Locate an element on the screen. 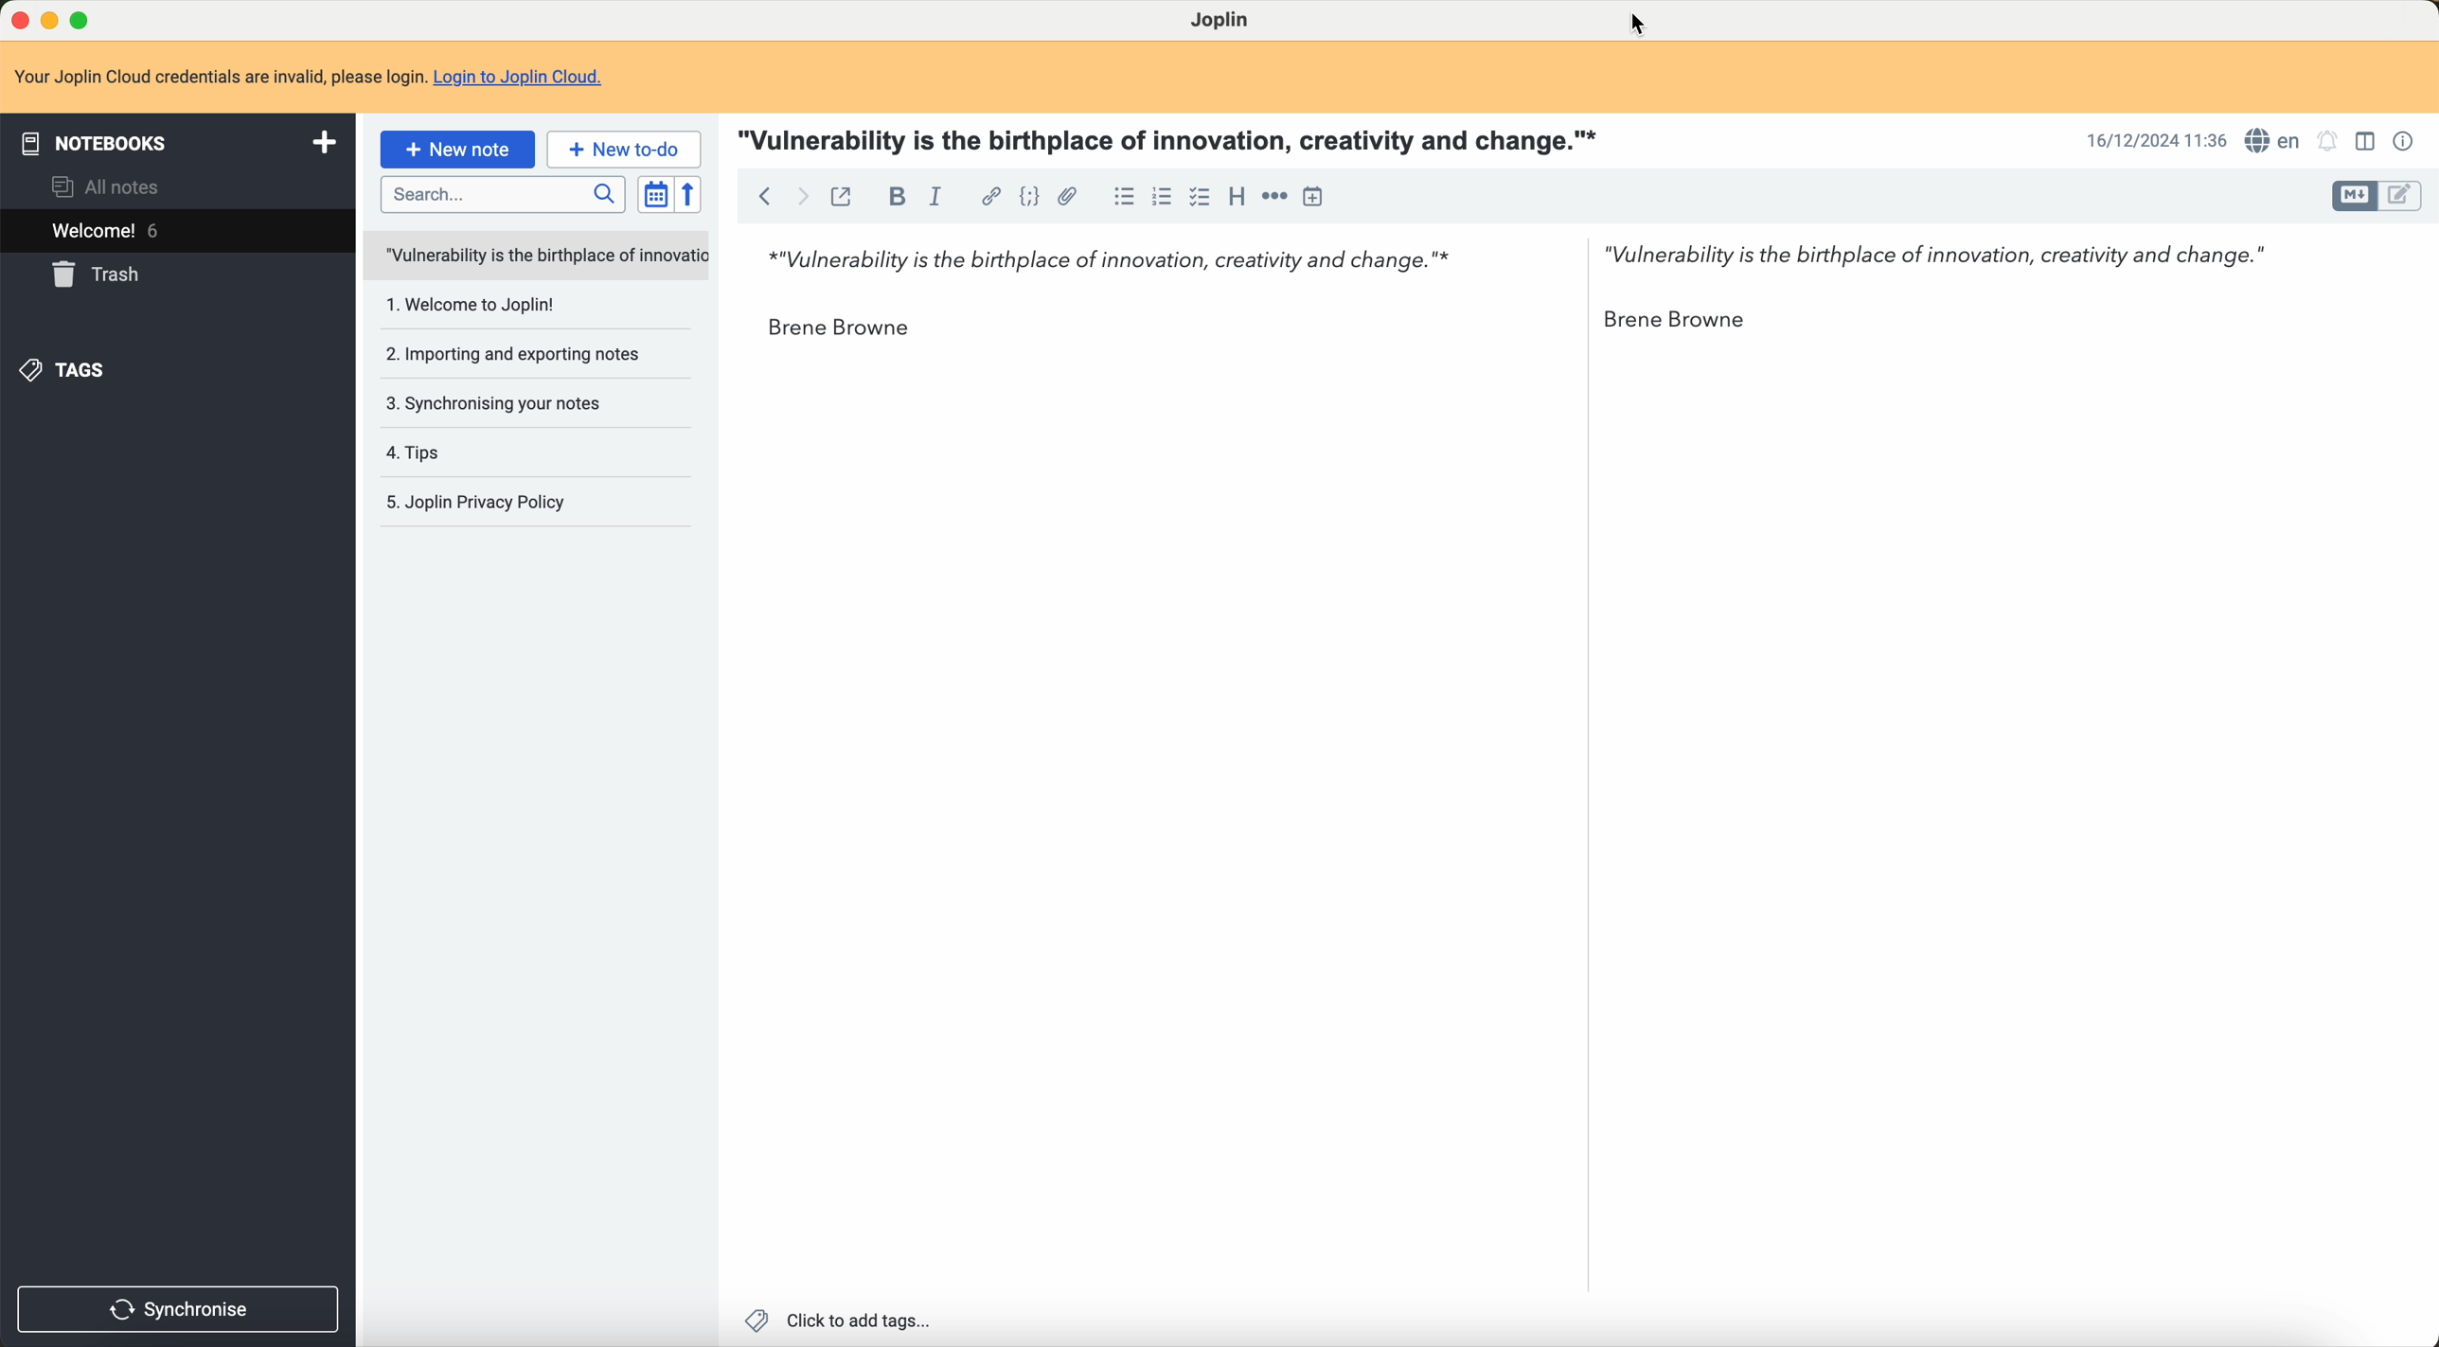  new note is located at coordinates (457, 151).